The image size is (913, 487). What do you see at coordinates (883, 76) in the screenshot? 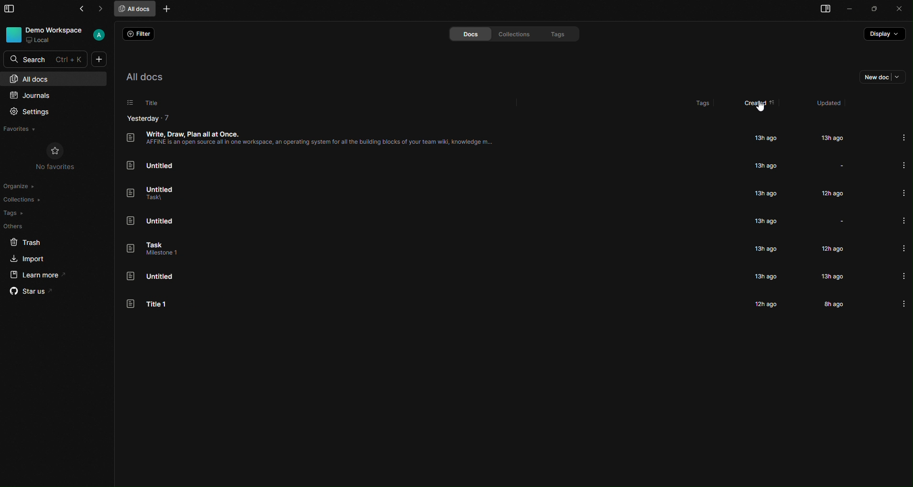
I see `new doc` at bounding box center [883, 76].